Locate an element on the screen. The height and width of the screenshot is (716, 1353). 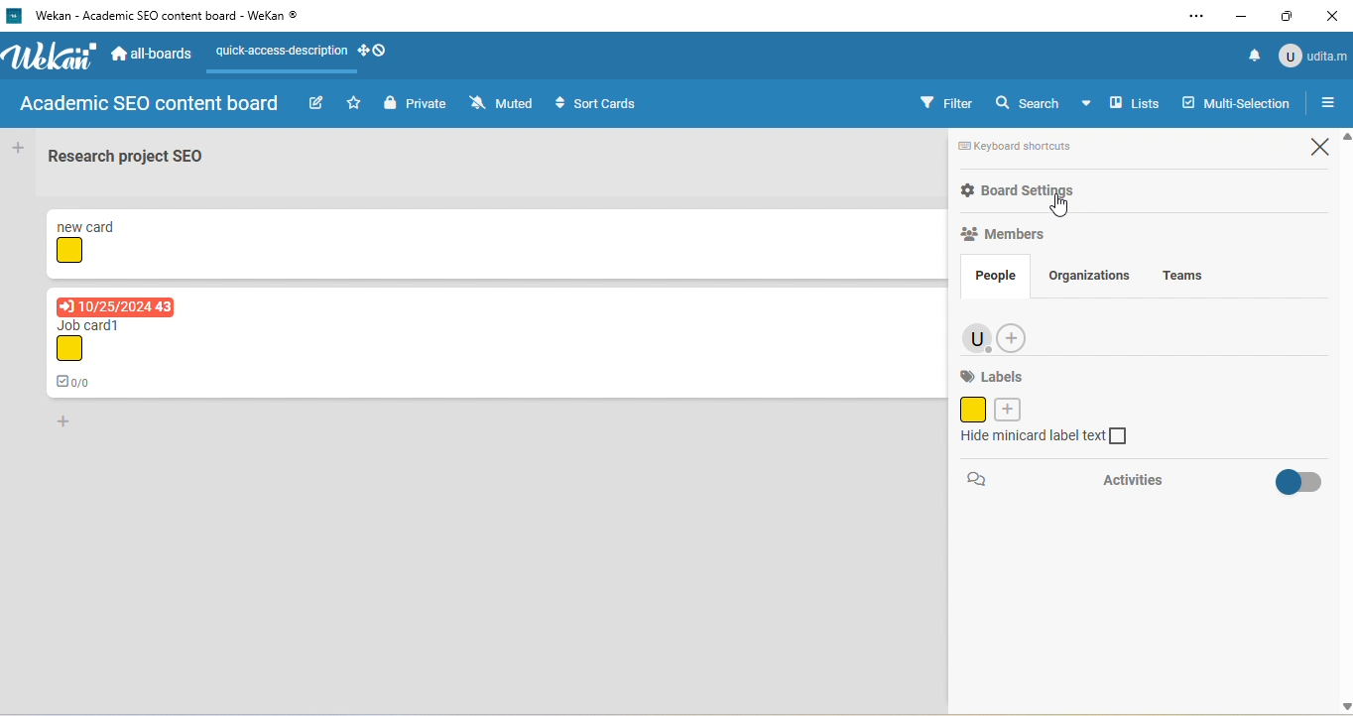
lists is located at coordinates (1136, 104).